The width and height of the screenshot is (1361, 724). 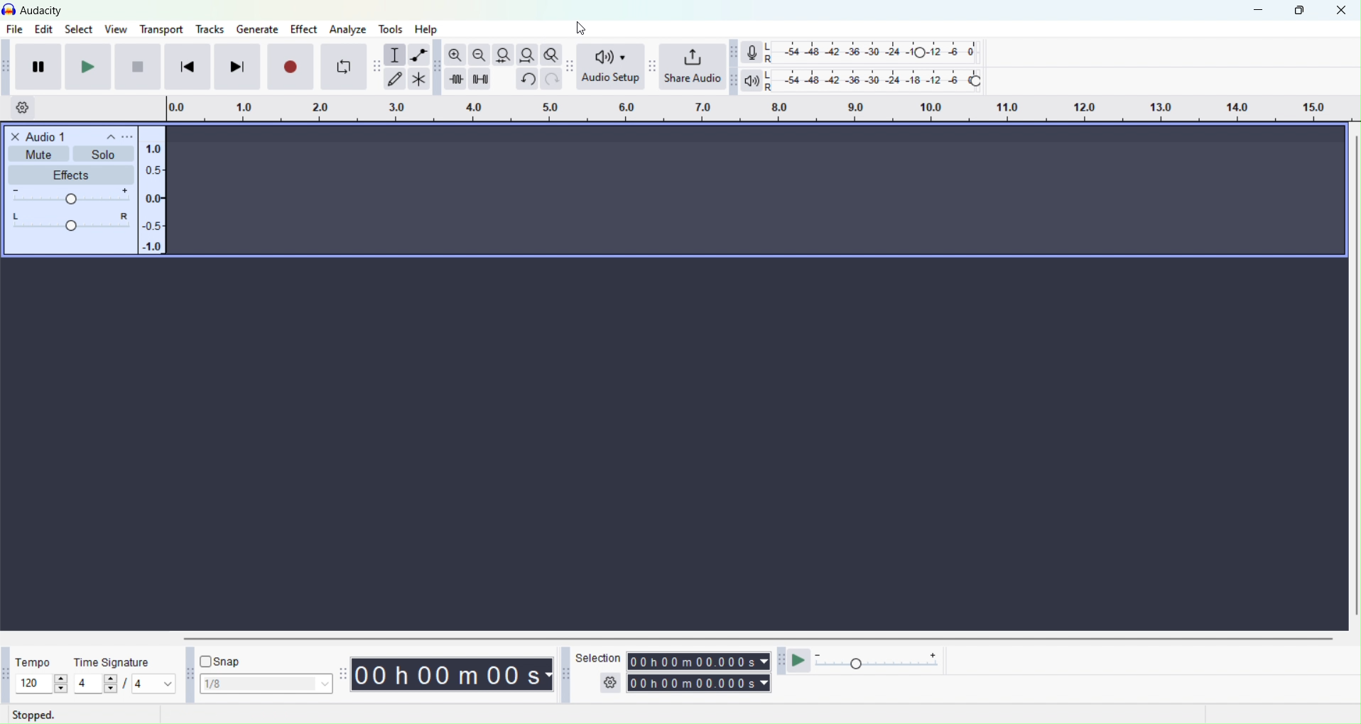 What do you see at coordinates (457, 55) in the screenshot?
I see `Zoom in` at bounding box center [457, 55].